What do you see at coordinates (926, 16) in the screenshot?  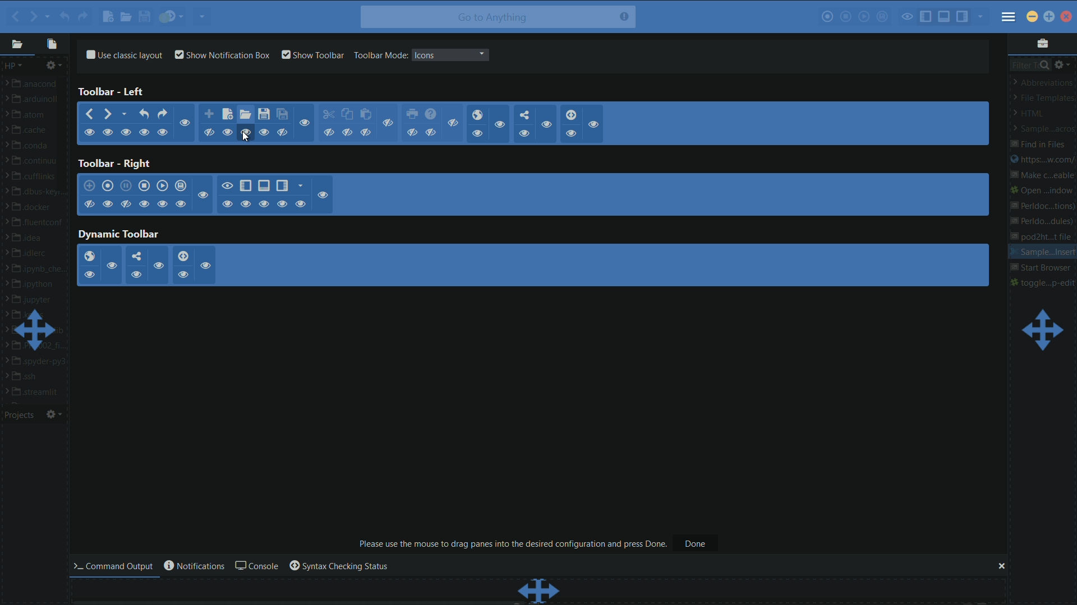 I see `show/hide left pane ` at bounding box center [926, 16].